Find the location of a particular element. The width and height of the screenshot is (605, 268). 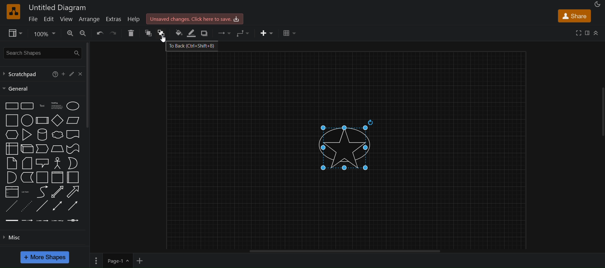

view is located at coordinates (67, 20).